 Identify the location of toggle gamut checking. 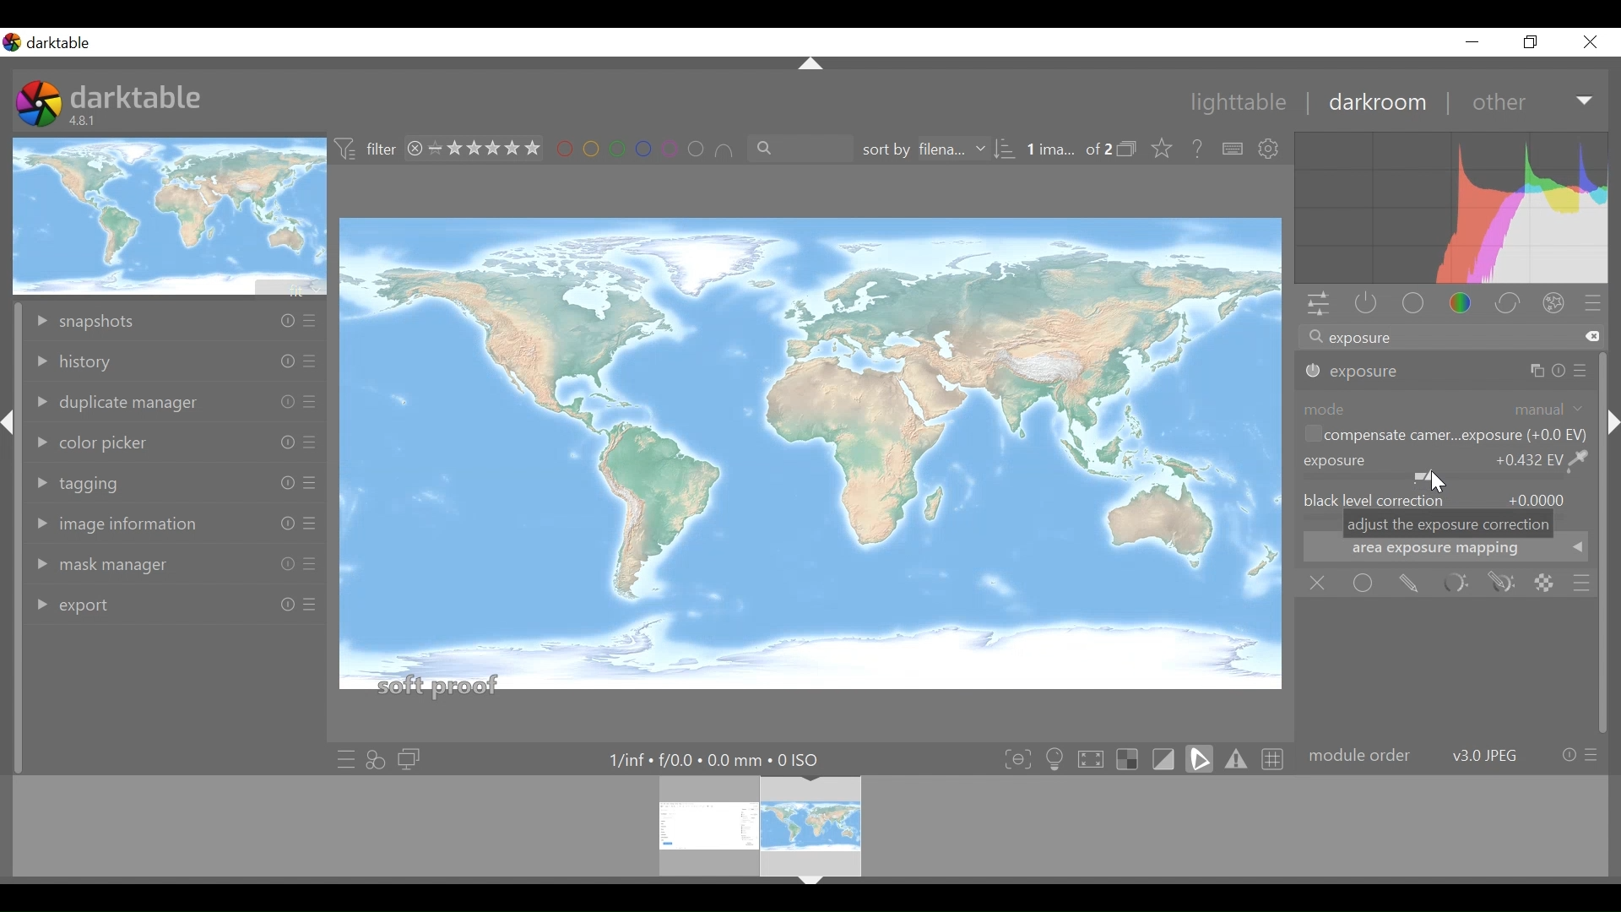
(1237, 758).